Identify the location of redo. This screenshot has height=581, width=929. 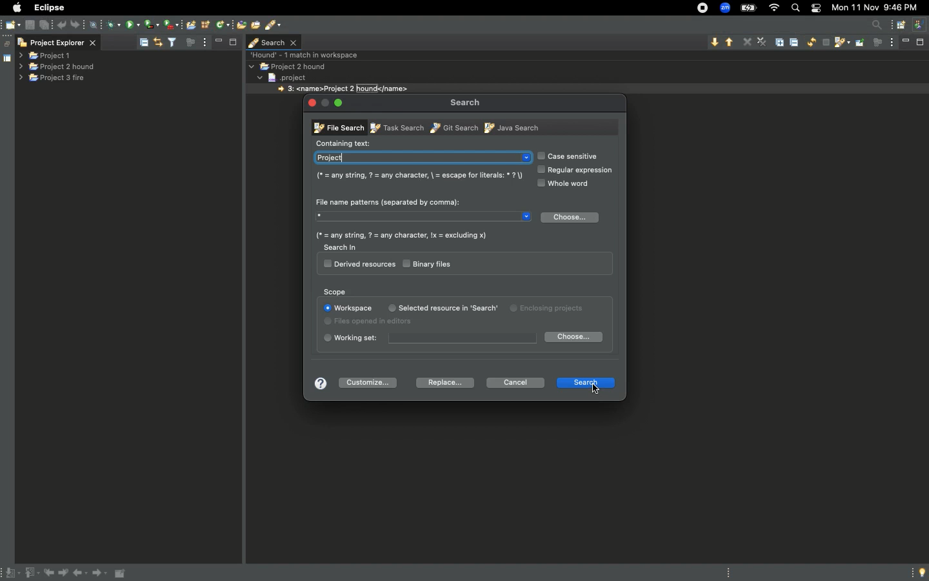
(79, 23).